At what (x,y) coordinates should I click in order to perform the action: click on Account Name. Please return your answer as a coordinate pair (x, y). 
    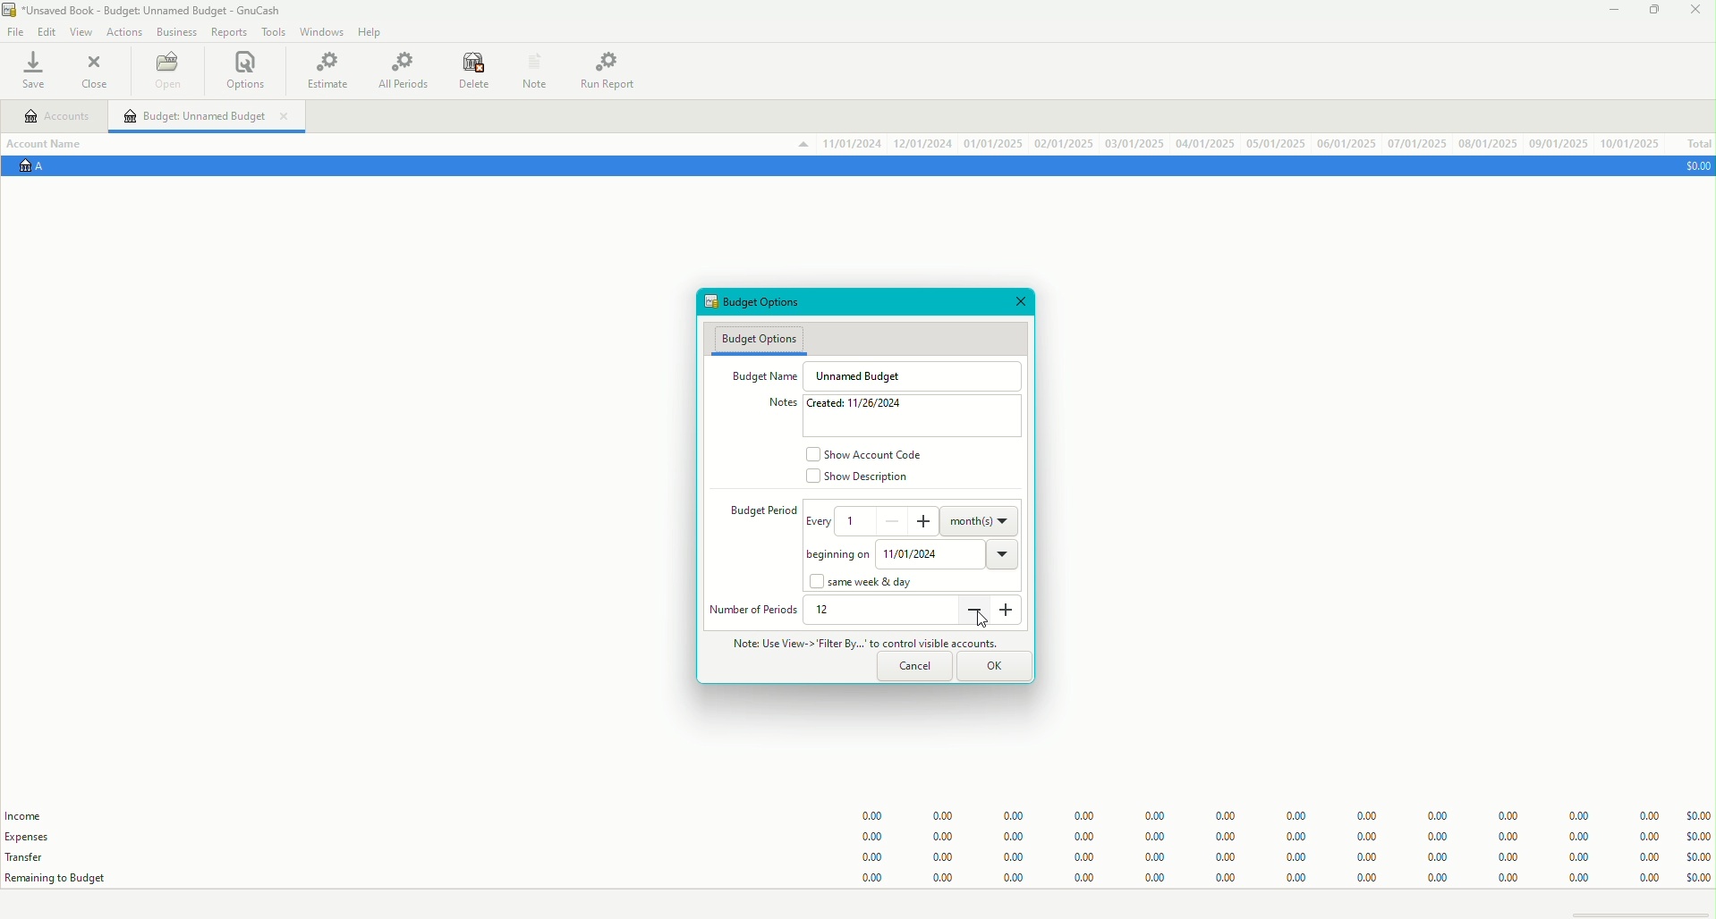
    Looking at the image, I should click on (52, 142).